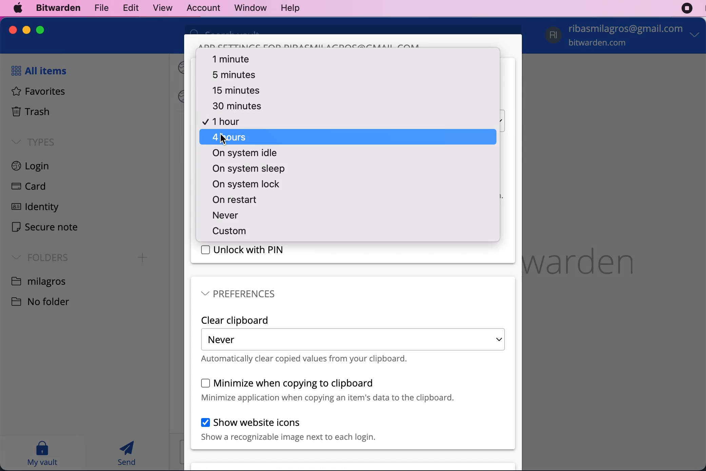 The image size is (706, 471). What do you see at coordinates (247, 8) in the screenshot?
I see `window` at bounding box center [247, 8].